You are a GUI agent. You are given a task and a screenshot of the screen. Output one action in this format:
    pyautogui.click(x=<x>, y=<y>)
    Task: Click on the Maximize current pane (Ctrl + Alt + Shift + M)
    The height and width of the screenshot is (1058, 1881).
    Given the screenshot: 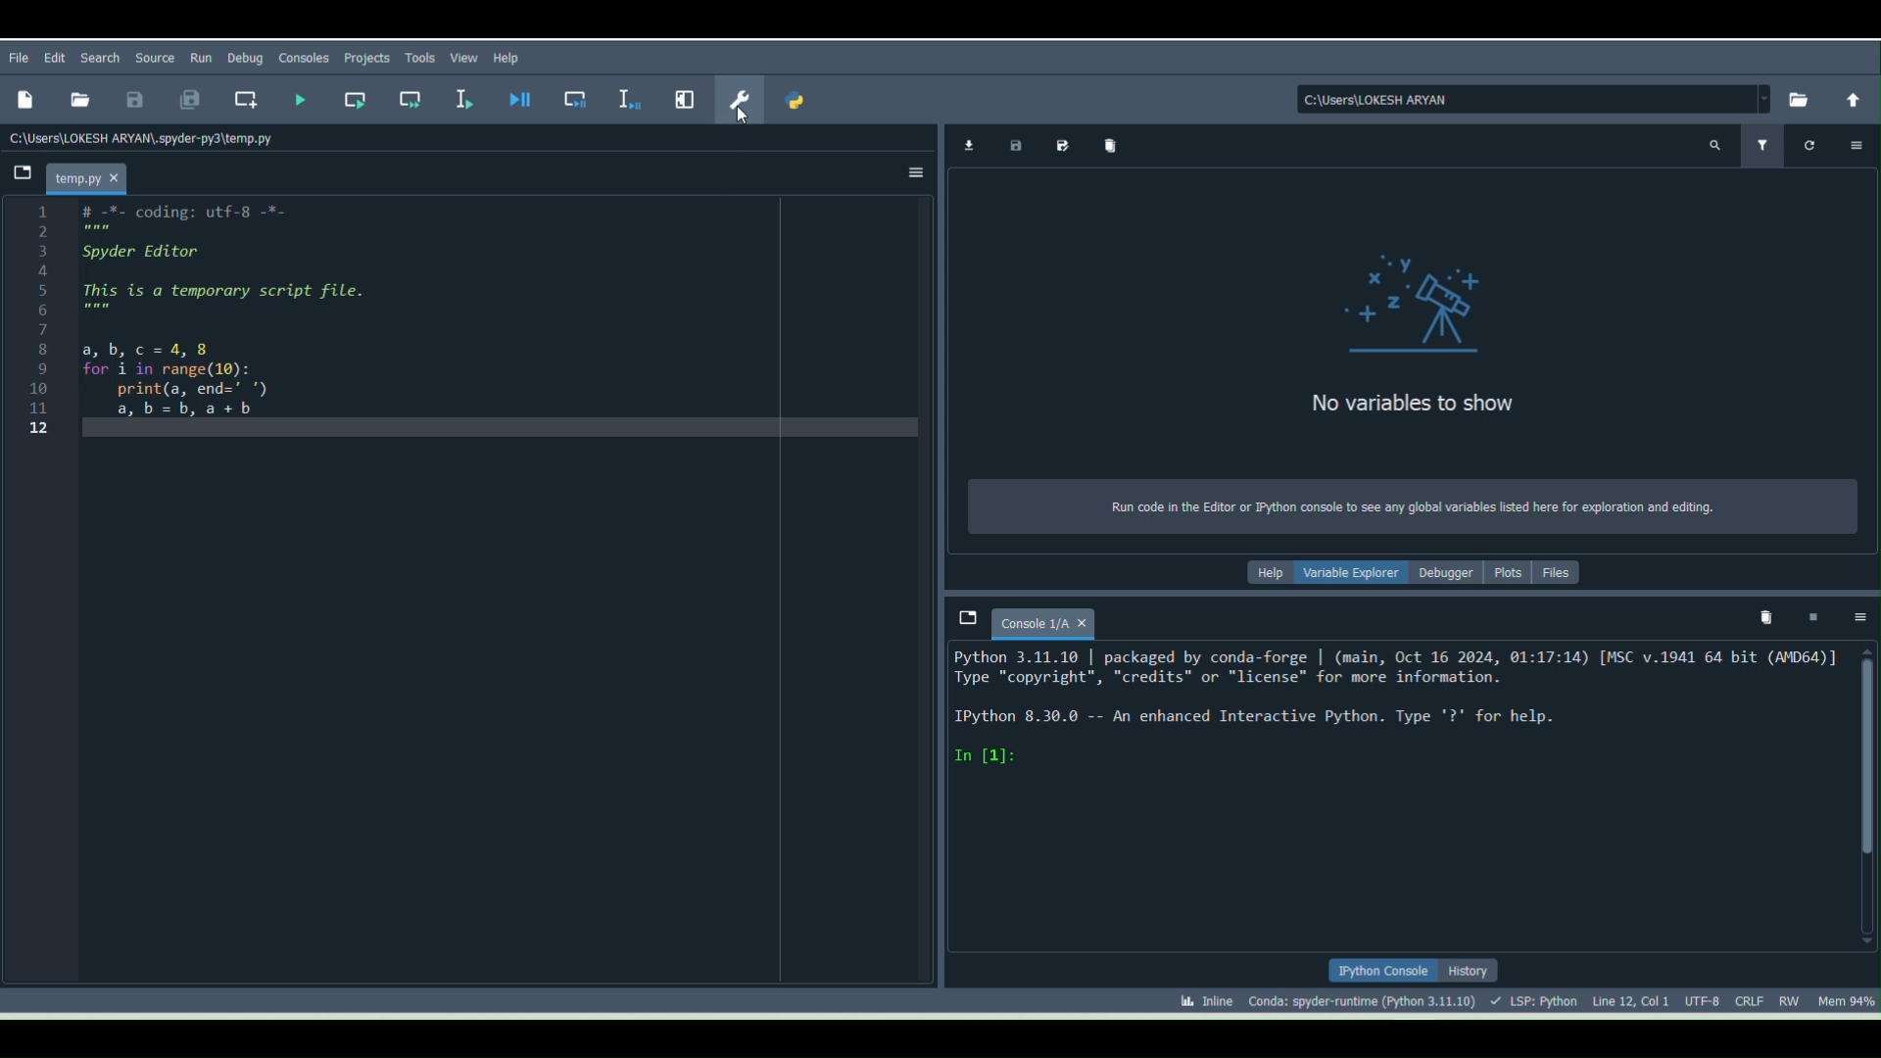 What is the action you would take?
    pyautogui.click(x=688, y=94)
    